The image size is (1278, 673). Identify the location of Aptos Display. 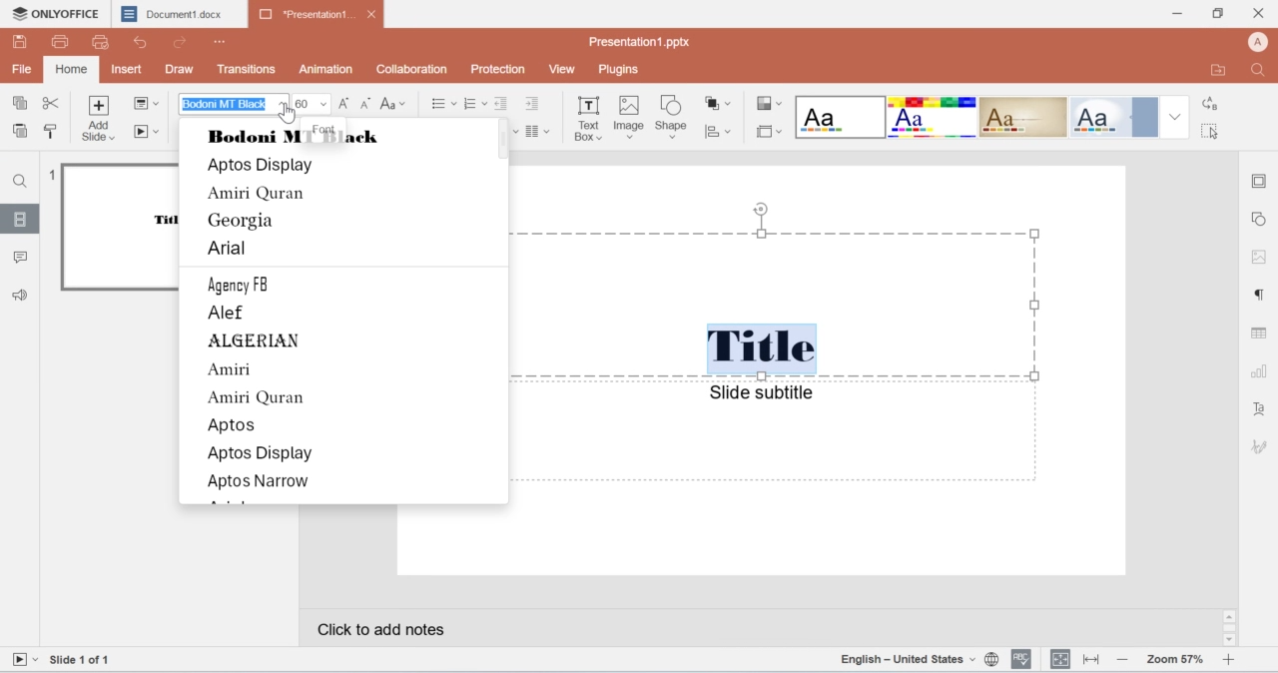
(265, 167).